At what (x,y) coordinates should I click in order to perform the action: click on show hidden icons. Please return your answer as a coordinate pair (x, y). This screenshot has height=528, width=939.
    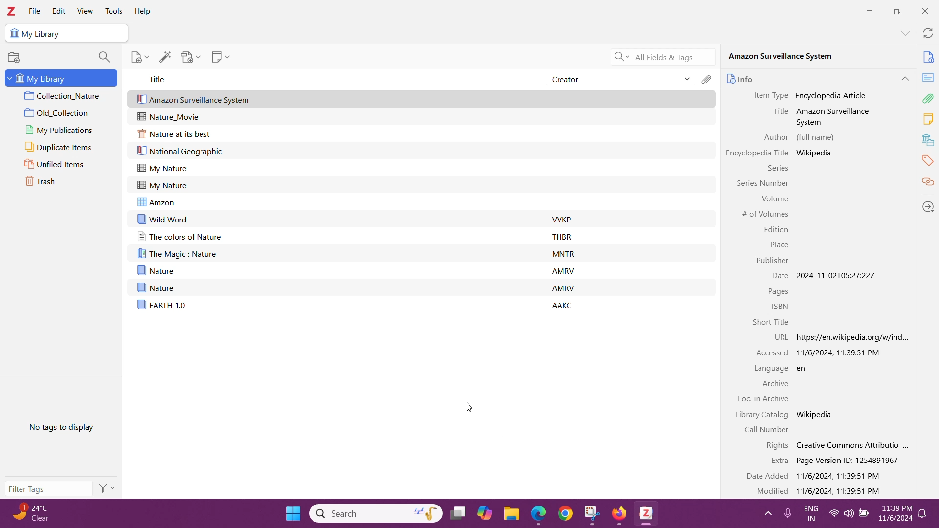
    Looking at the image, I should click on (766, 513).